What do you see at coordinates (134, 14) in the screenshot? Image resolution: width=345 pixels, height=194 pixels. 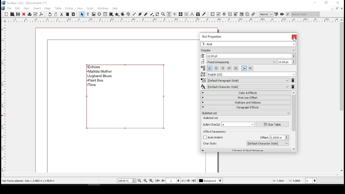 I see `line` at bounding box center [134, 14].